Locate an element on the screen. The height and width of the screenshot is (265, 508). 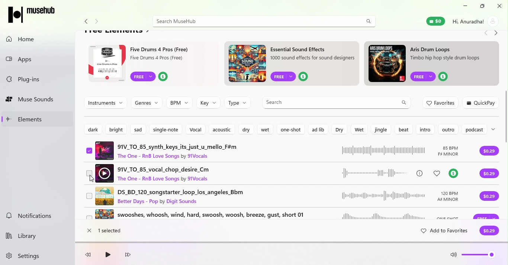
Account is located at coordinates (475, 21).